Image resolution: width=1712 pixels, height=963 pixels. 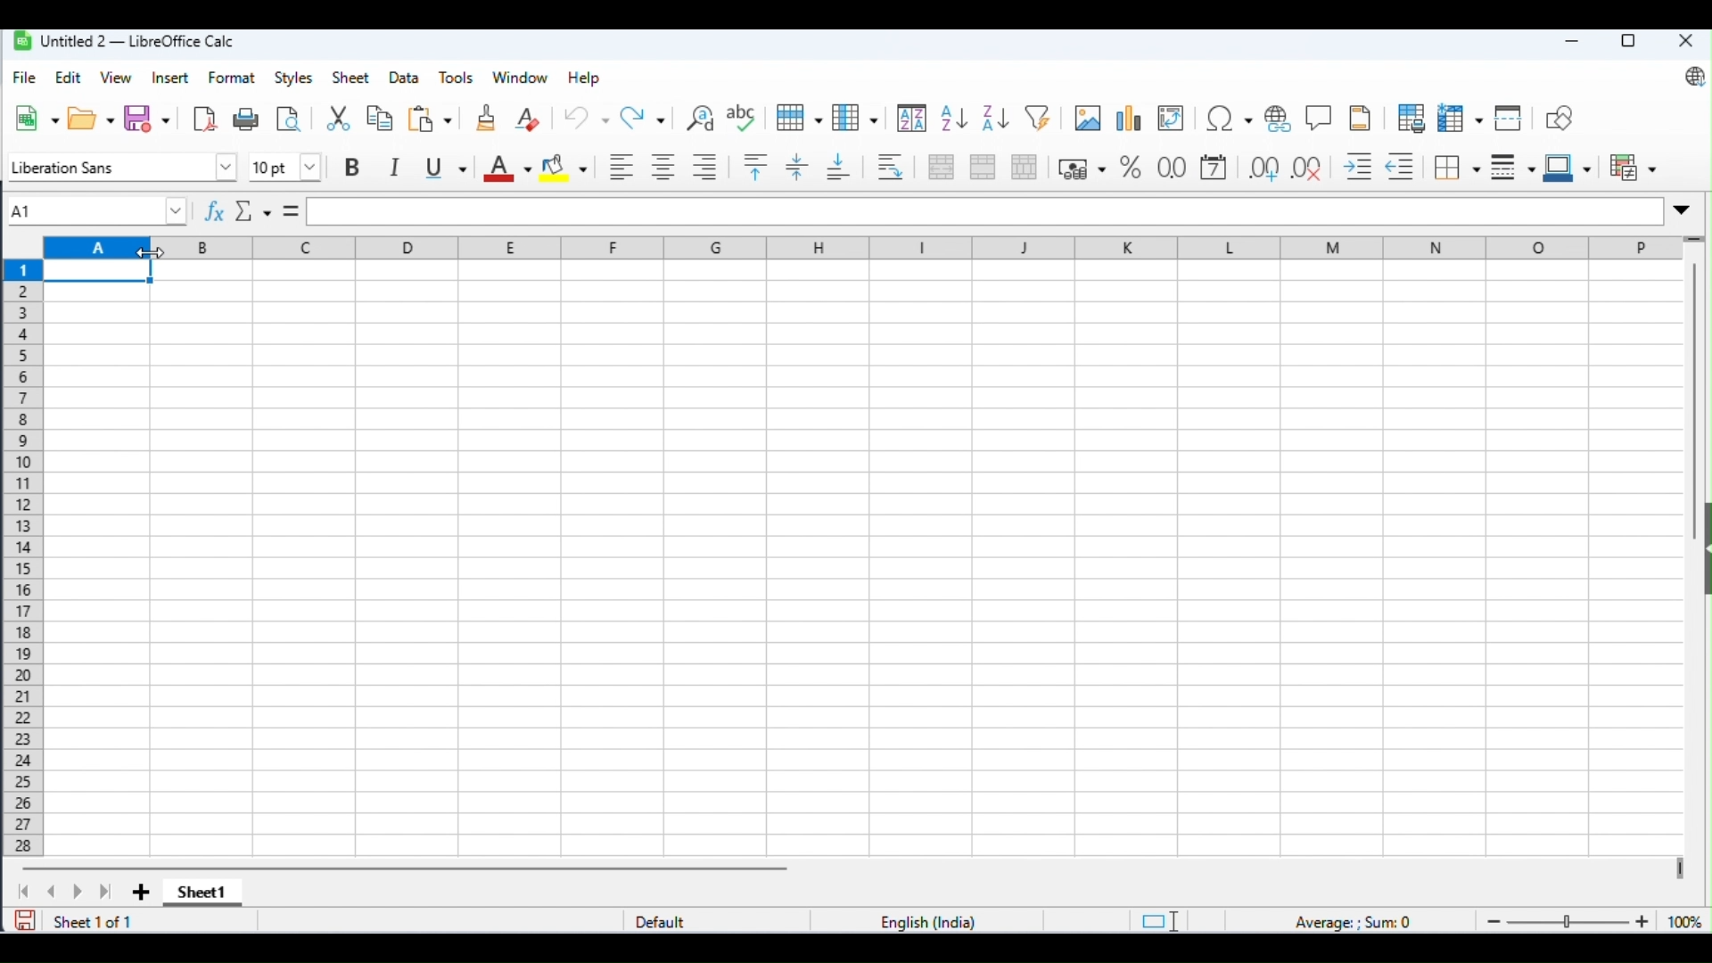 I want to click on close, so click(x=1684, y=41).